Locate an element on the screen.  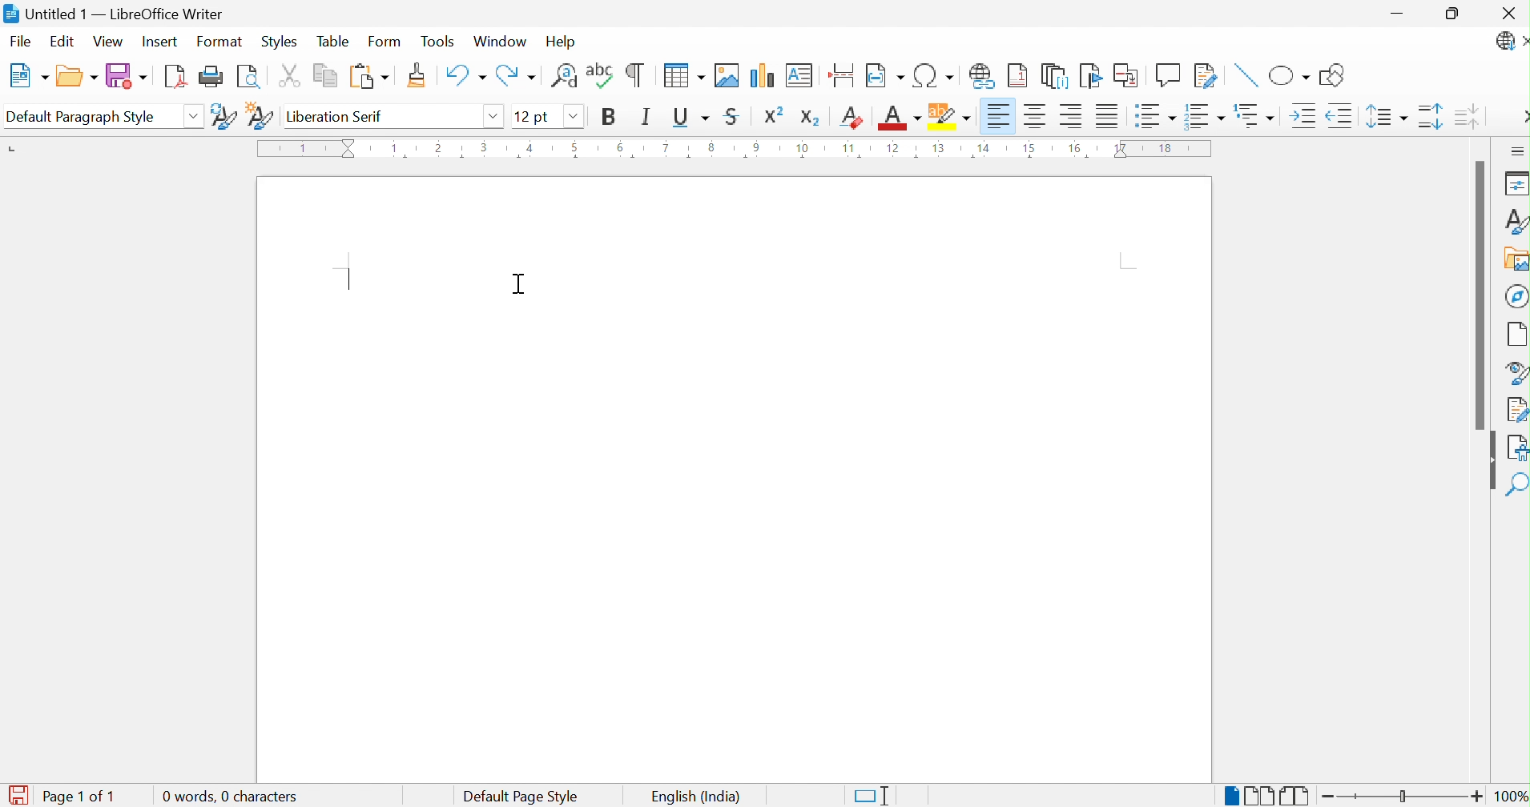
Zoom Out is located at coordinates (1329, 797).